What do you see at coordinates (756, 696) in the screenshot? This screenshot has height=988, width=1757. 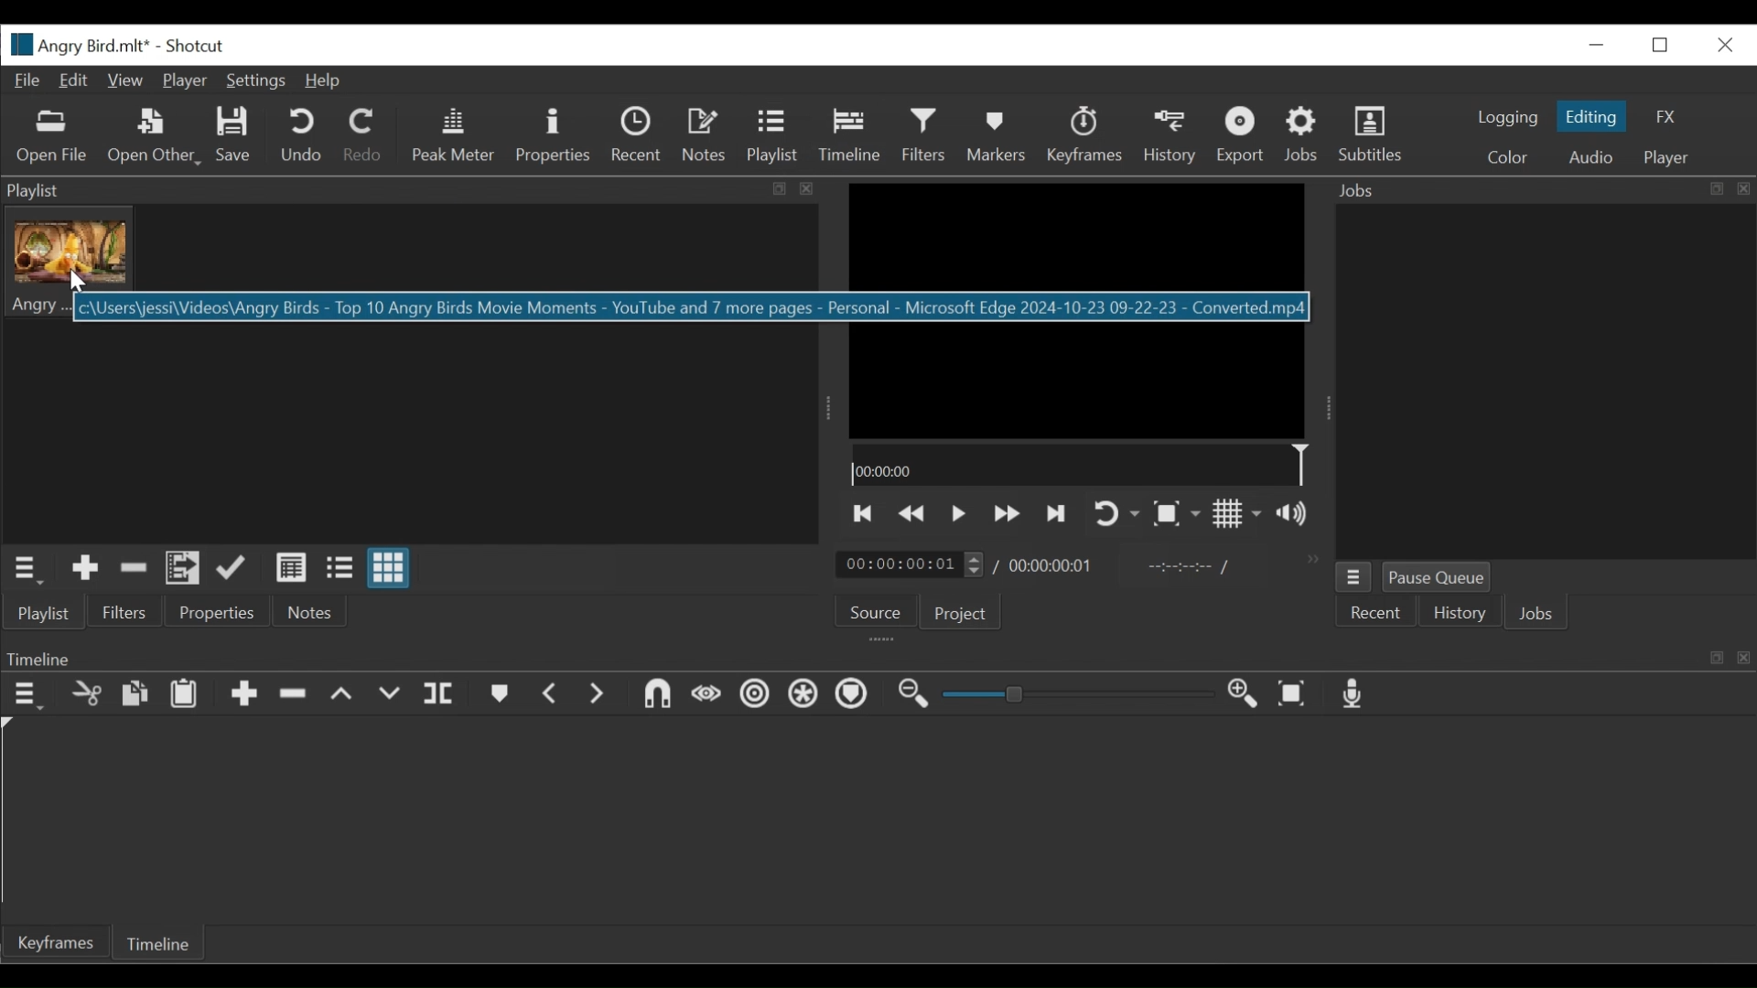 I see `Ripple` at bounding box center [756, 696].